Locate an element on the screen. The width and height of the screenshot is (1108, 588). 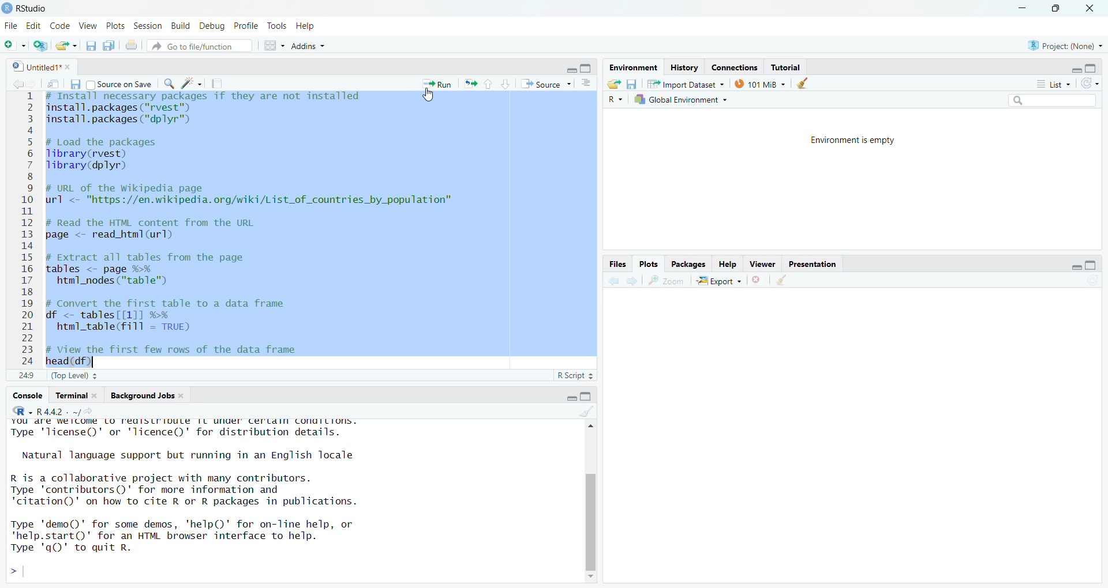
Code is located at coordinates (59, 25).